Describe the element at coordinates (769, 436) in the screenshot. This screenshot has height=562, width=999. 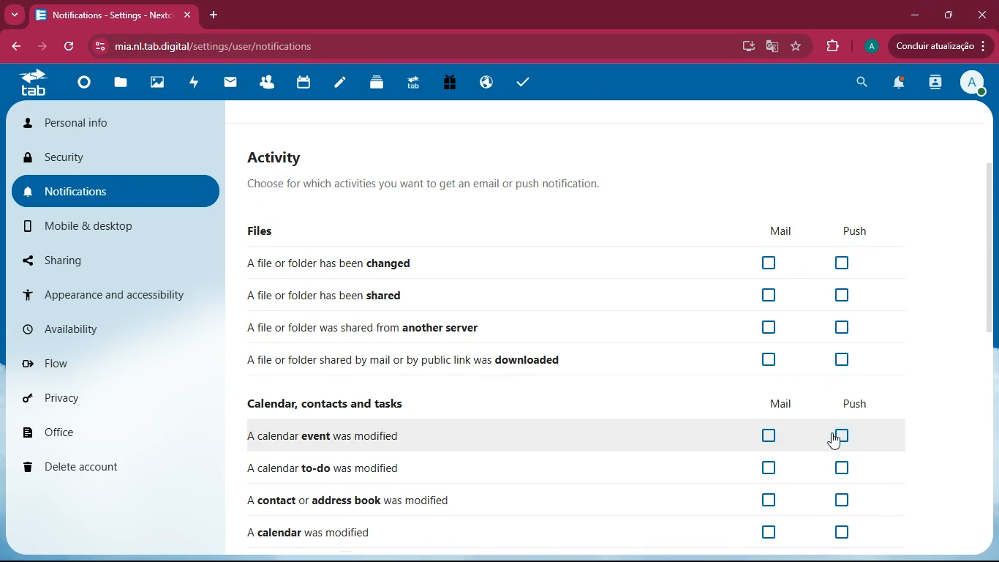
I see `off` at that location.